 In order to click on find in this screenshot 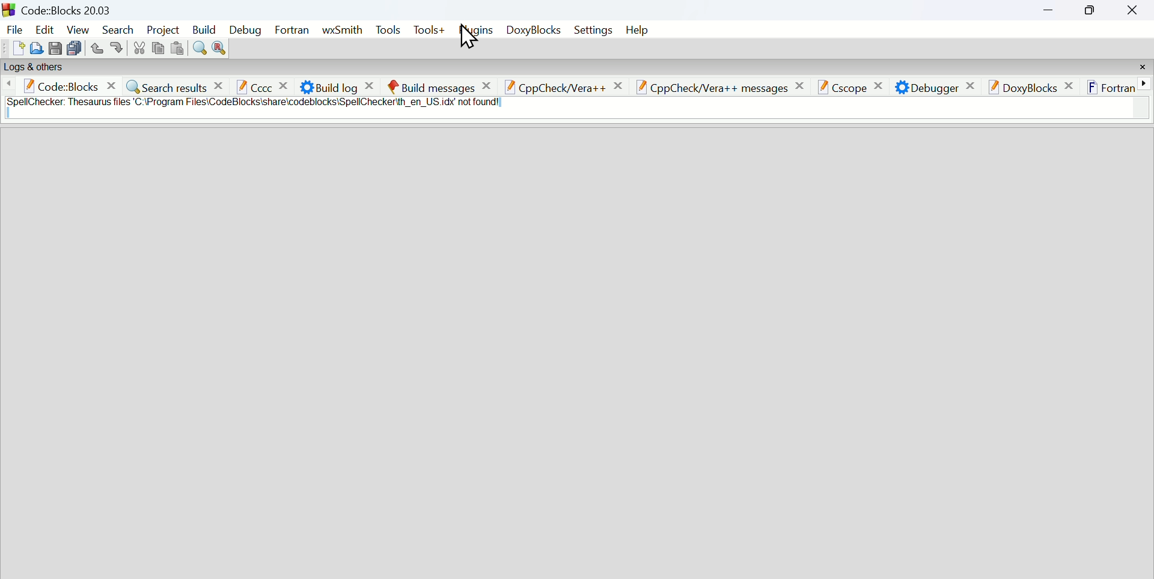, I will do `click(199, 47)`.